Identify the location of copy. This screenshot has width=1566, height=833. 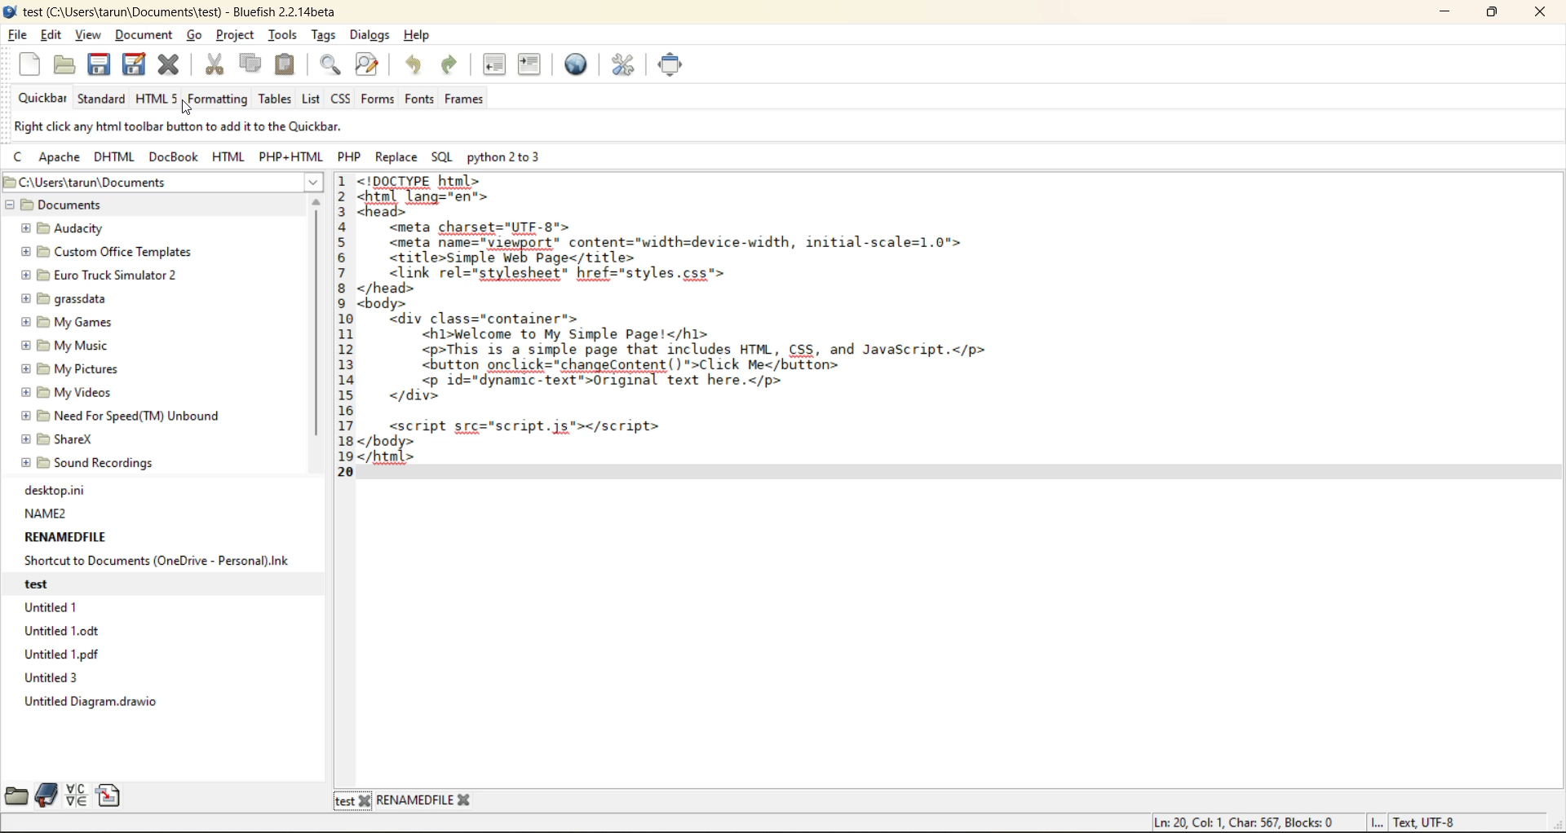
(250, 65).